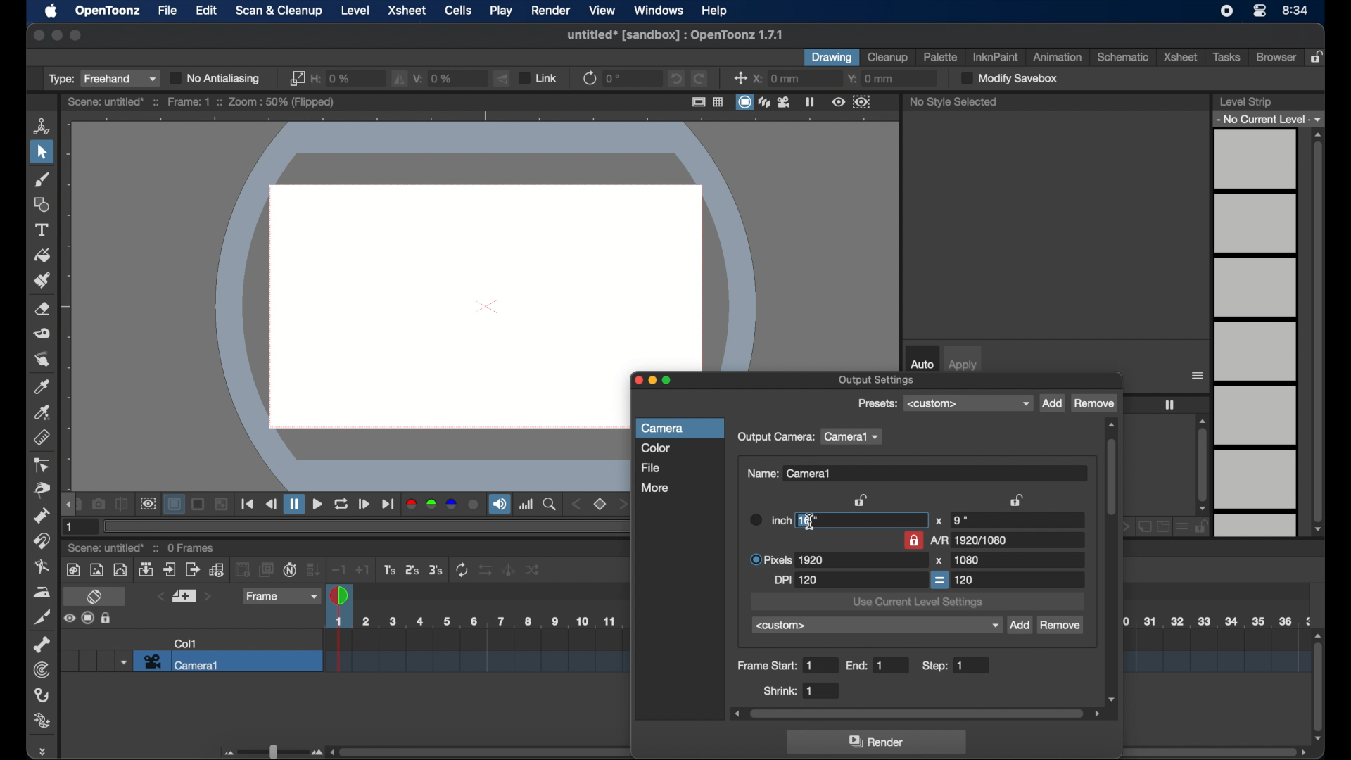 Image resolution: width=1351 pixels, height=760 pixels. What do you see at coordinates (1167, 526) in the screenshot?
I see `` at bounding box center [1167, 526].